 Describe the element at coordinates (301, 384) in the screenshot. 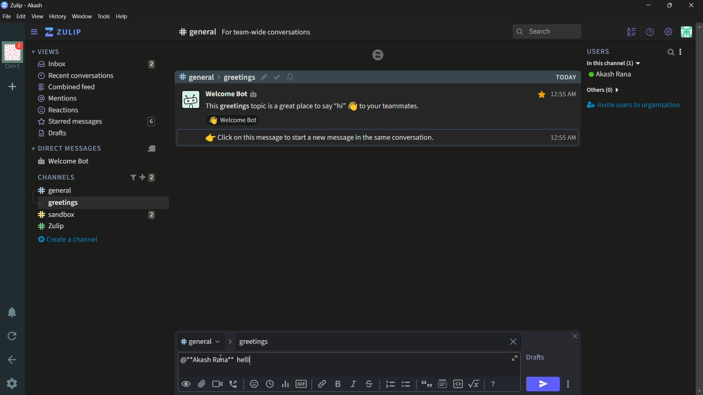

I see `add gif` at that location.